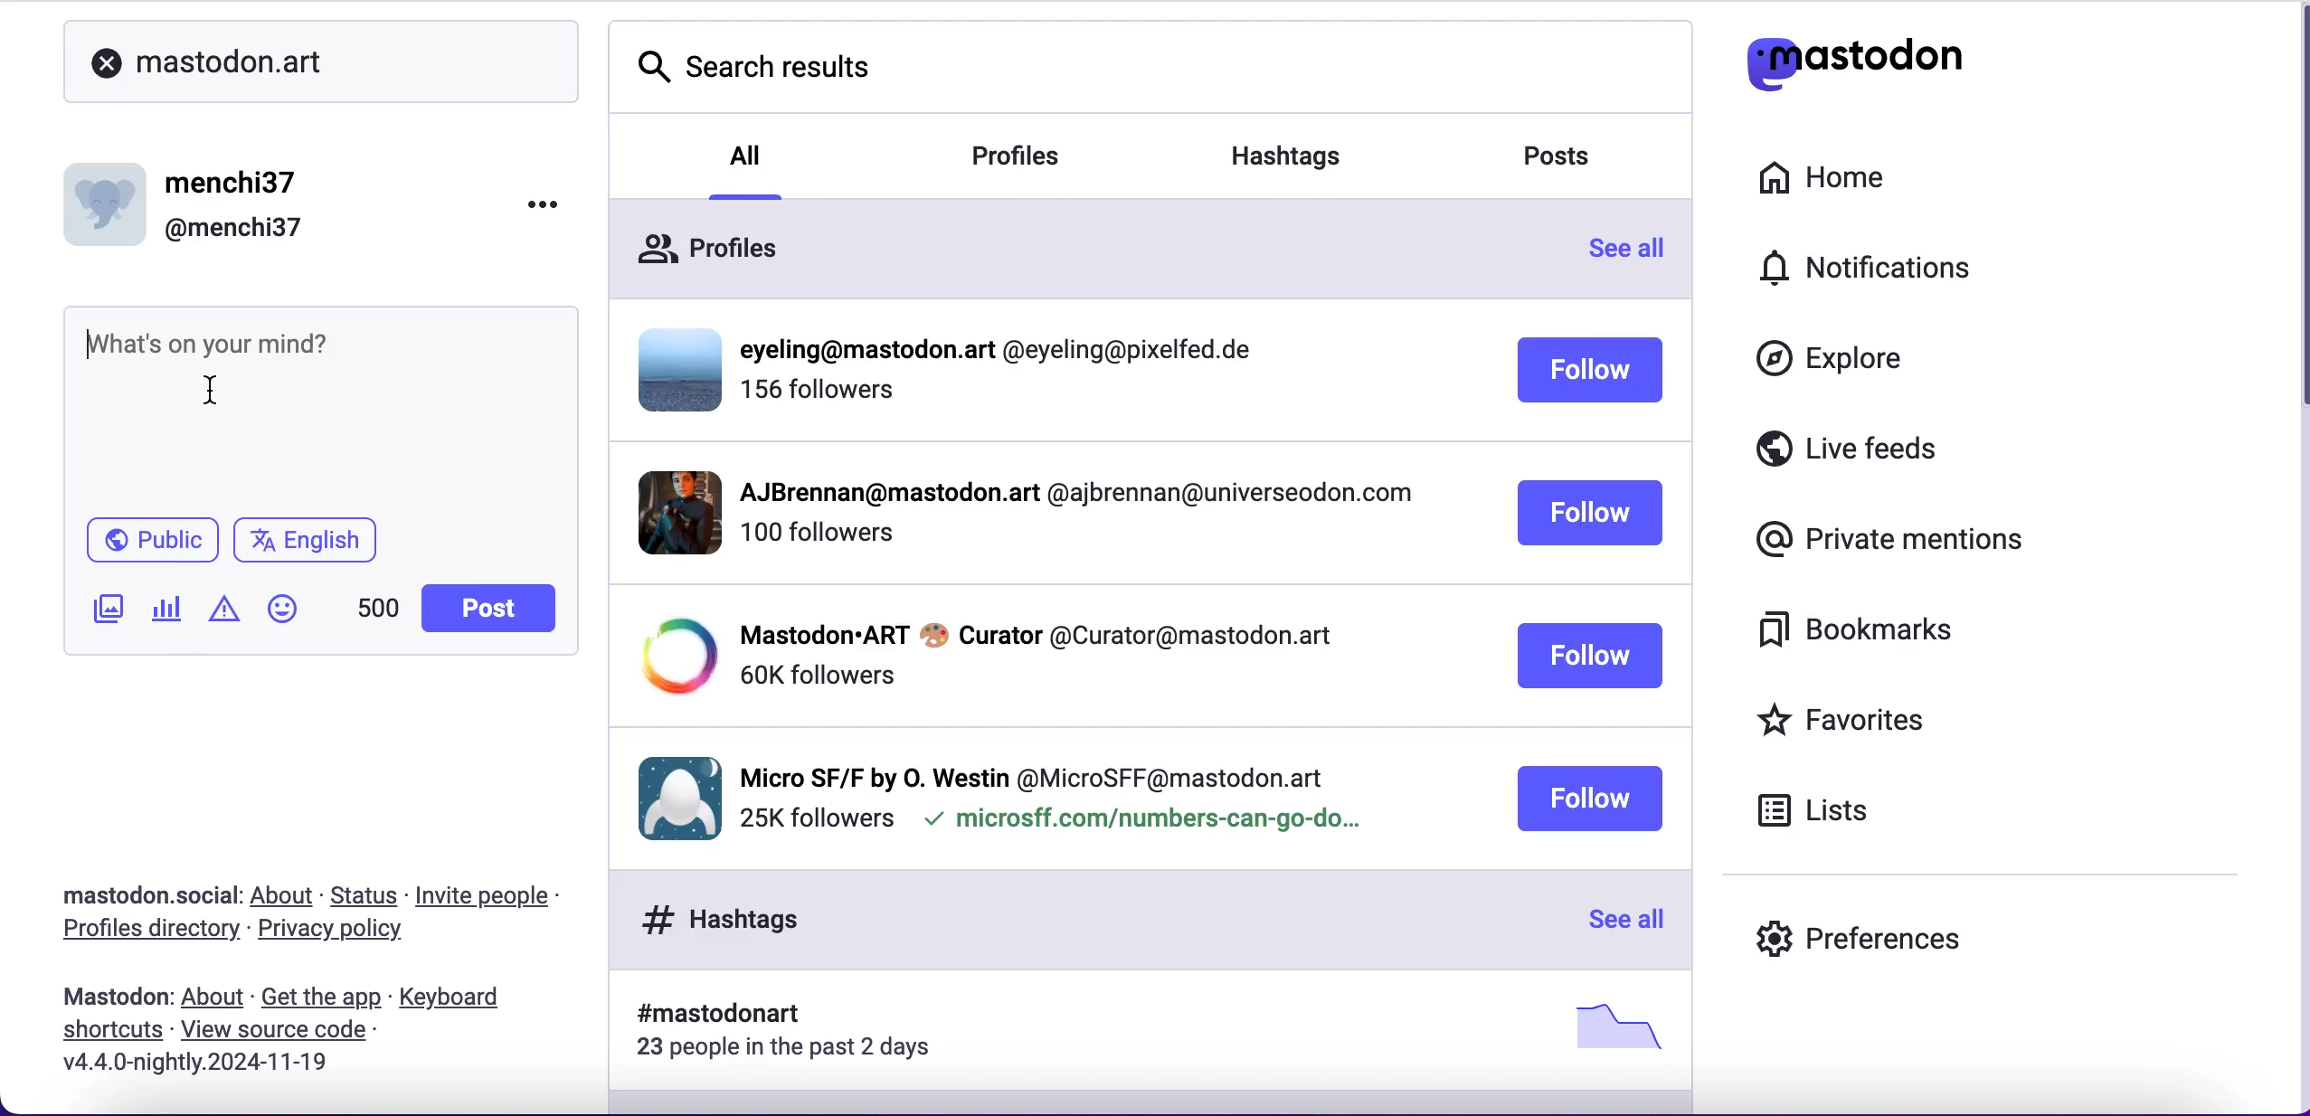 This screenshot has height=1116, width=2310. Describe the element at coordinates (816, 676) in the screenshot. I see `followers` at that location.